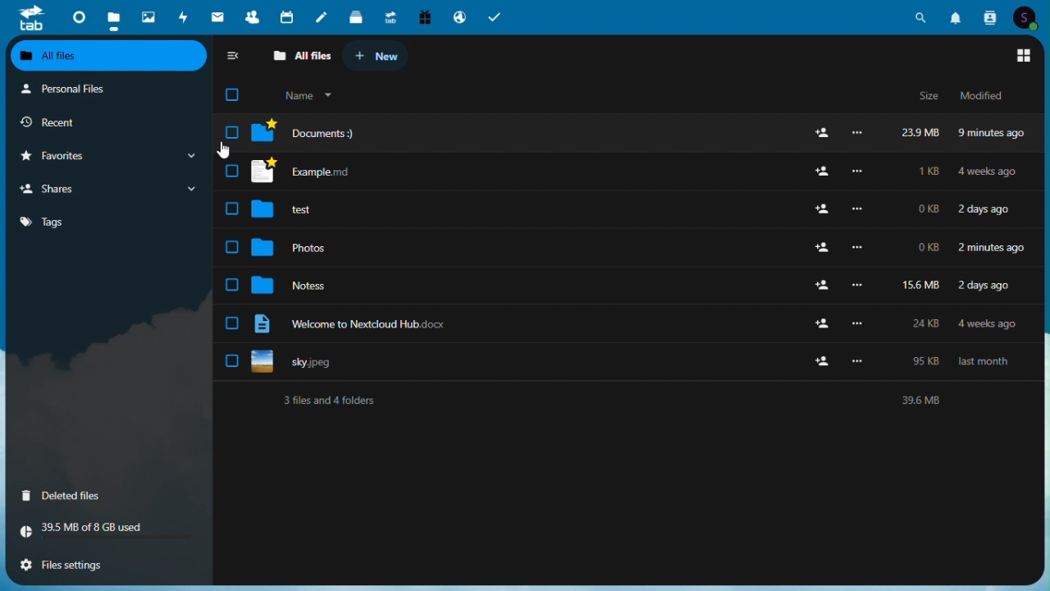  I want to click on select, so click(229, 363).